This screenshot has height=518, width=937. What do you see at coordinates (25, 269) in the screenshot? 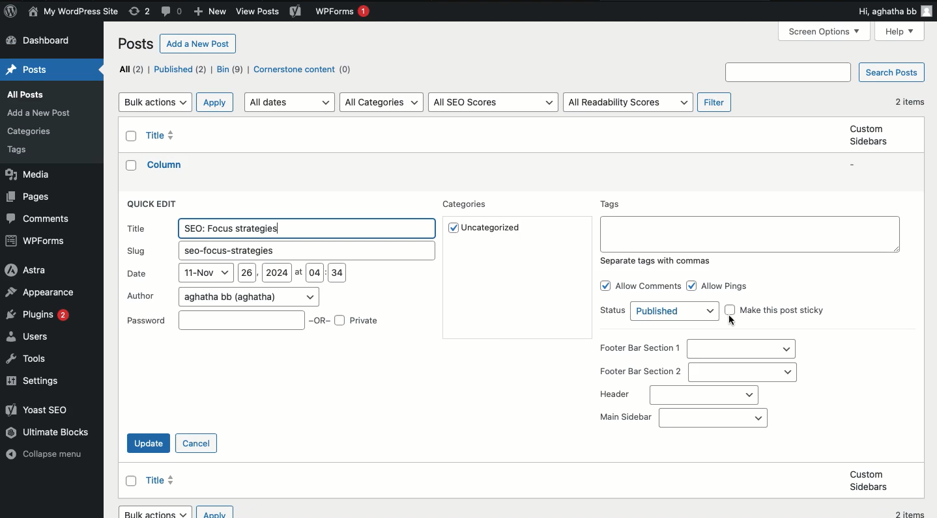
I see `Astra` at bounding box center [25, 269].